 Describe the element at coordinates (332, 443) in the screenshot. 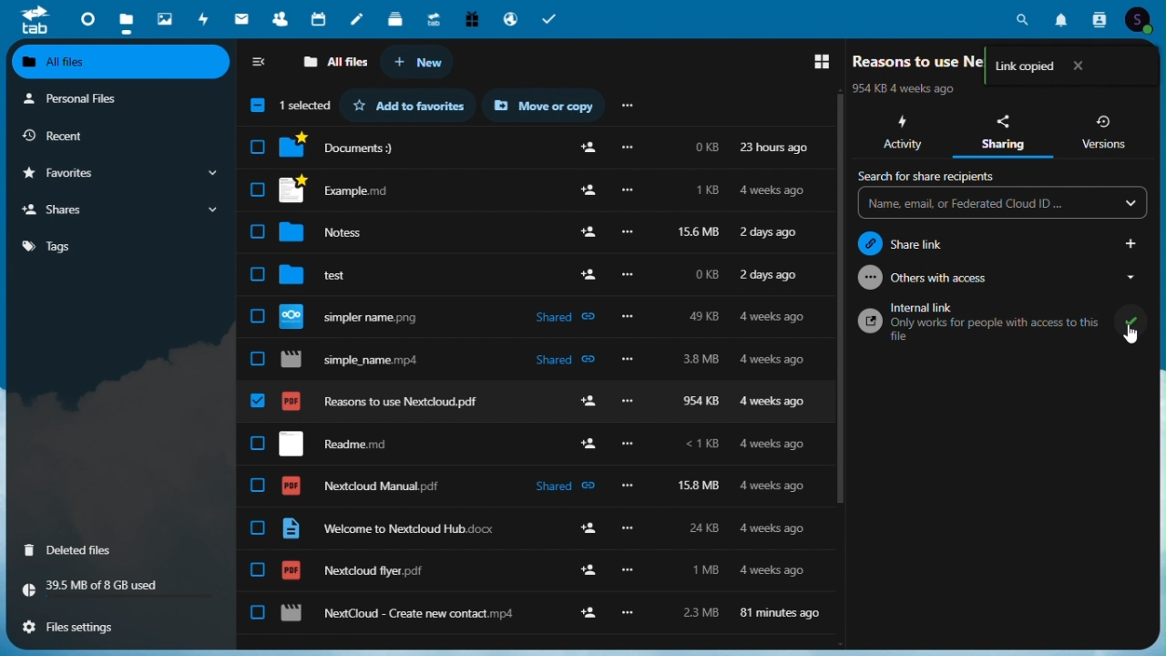

I see `readme.md` at that location.